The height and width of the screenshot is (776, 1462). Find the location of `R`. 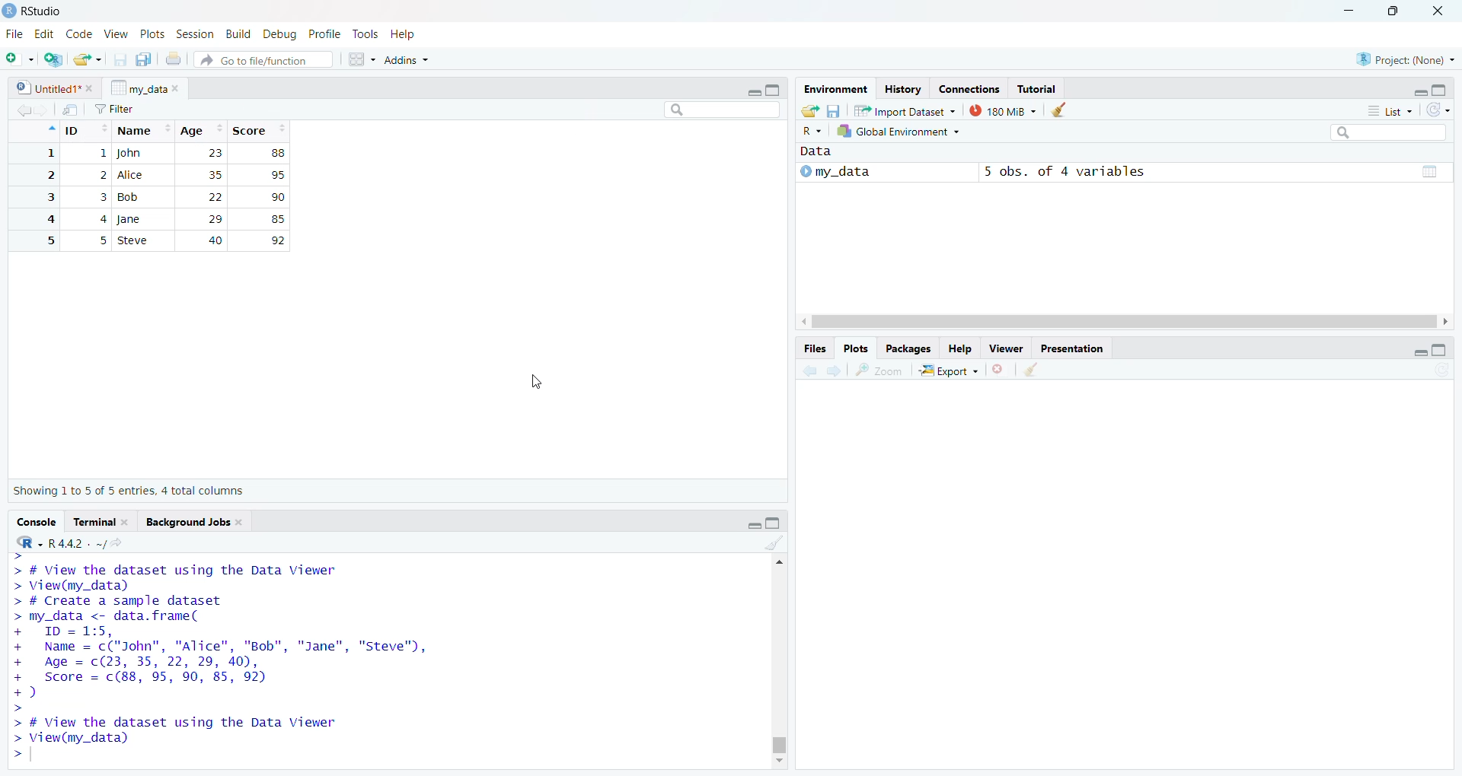

R is located at coordinates (809, 132).